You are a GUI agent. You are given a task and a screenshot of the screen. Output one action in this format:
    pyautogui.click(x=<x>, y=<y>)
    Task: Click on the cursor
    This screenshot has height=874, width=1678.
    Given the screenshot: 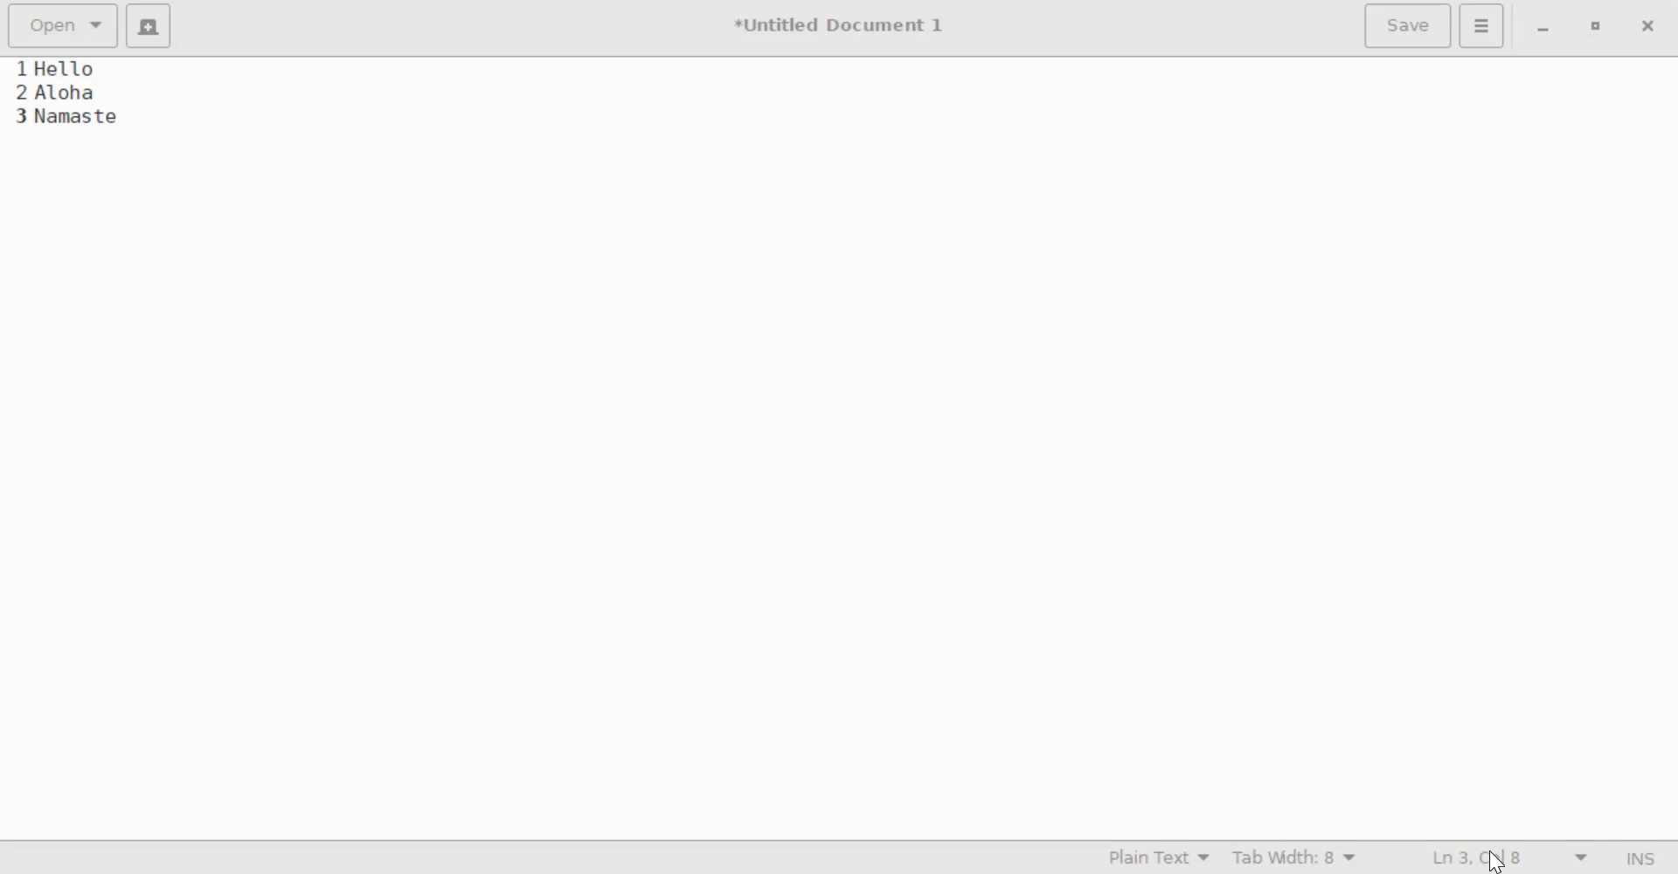 What is the action you would take?
    pyautogui.click(x=1494, y=862)
    